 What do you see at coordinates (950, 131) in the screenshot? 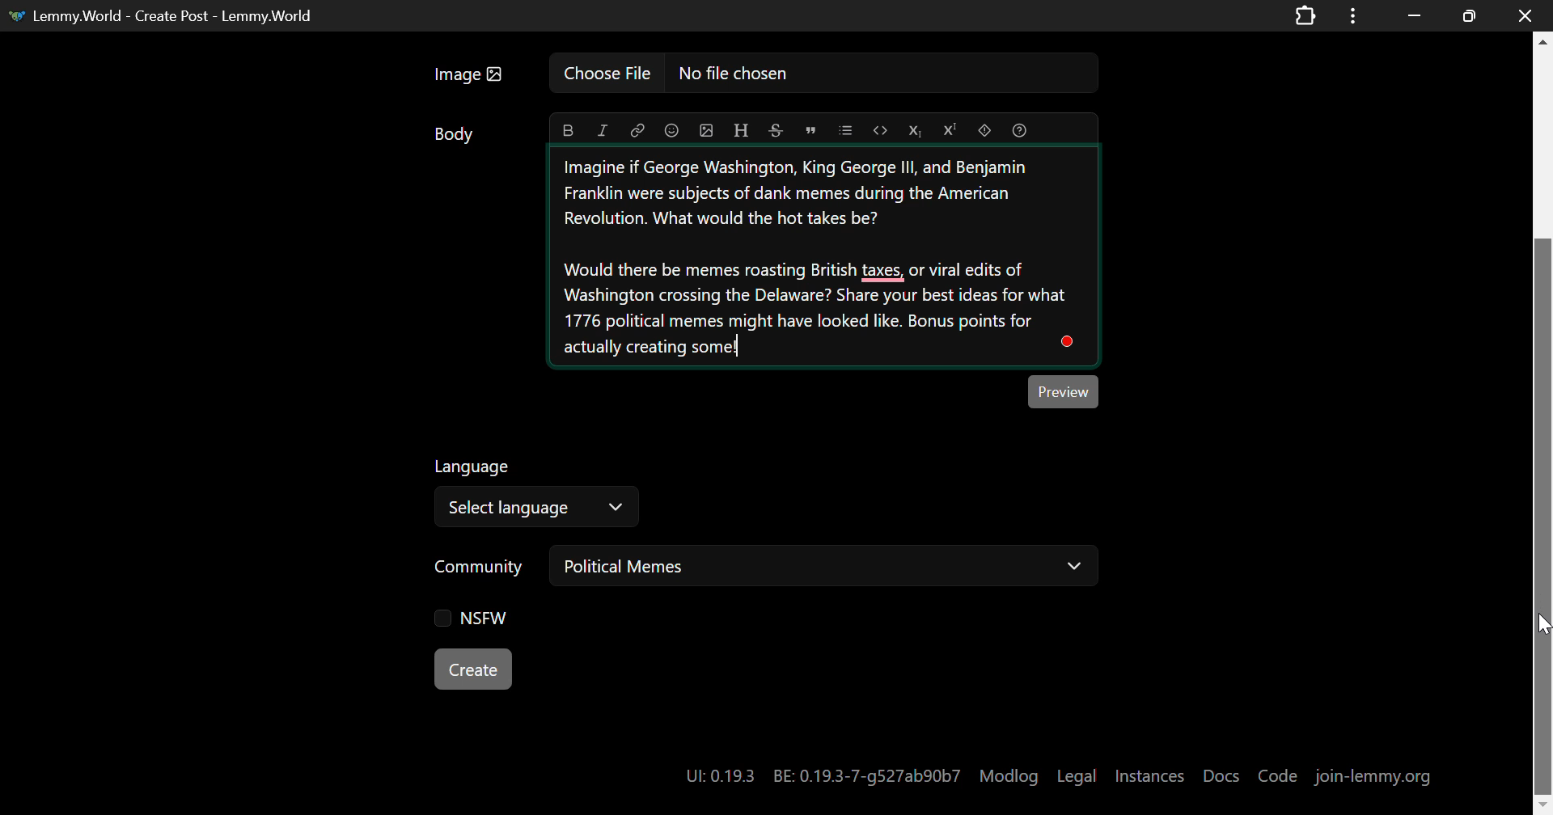
I see `Superscript` at bounding box center [950, 131].